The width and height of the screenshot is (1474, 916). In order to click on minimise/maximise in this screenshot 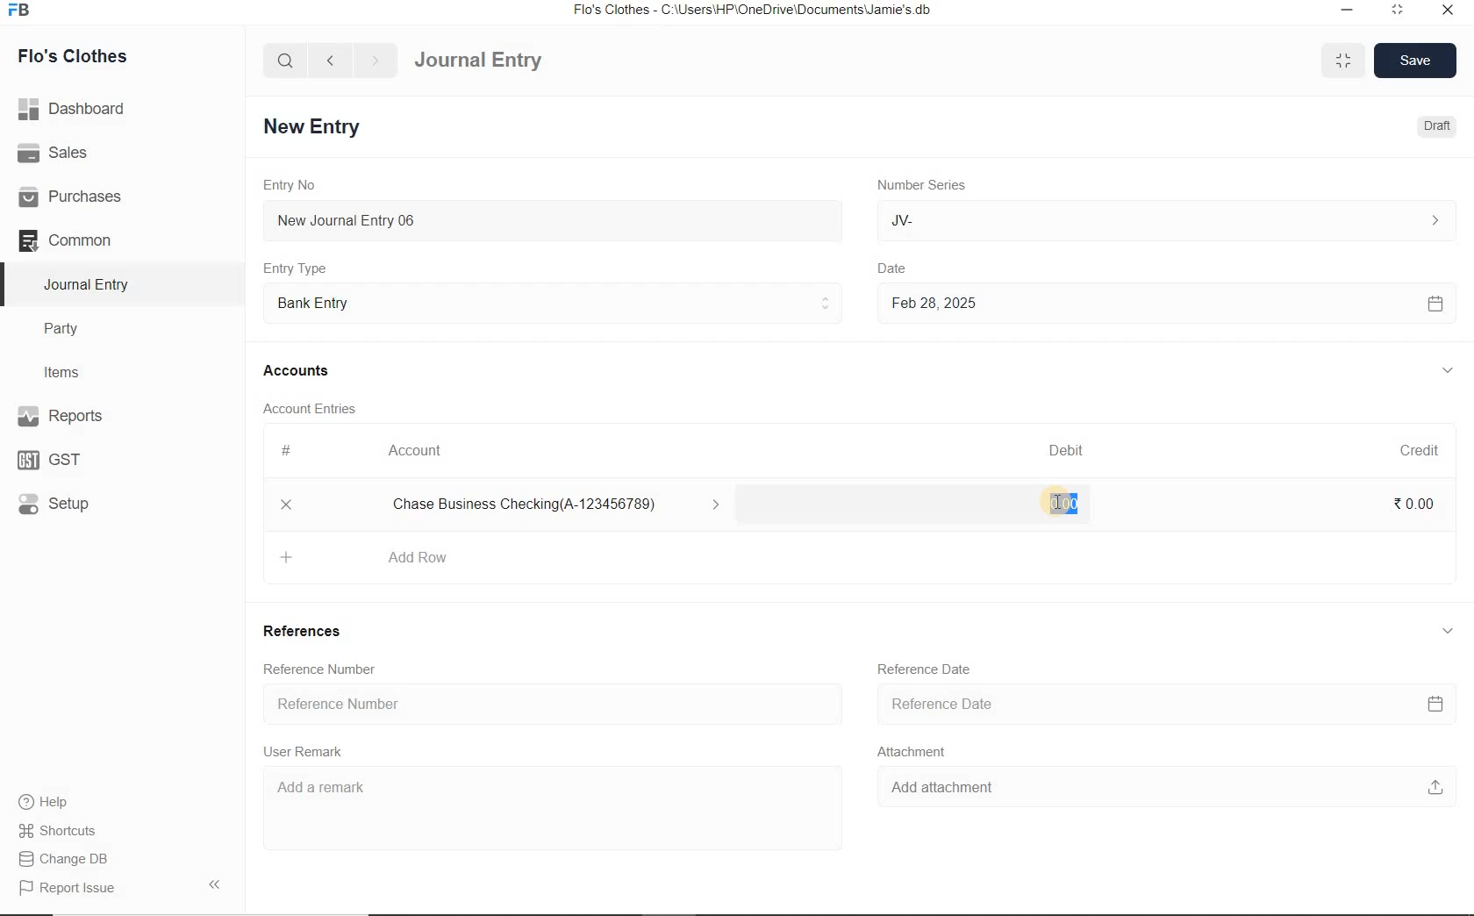, I will do `click(1344, 61)`.